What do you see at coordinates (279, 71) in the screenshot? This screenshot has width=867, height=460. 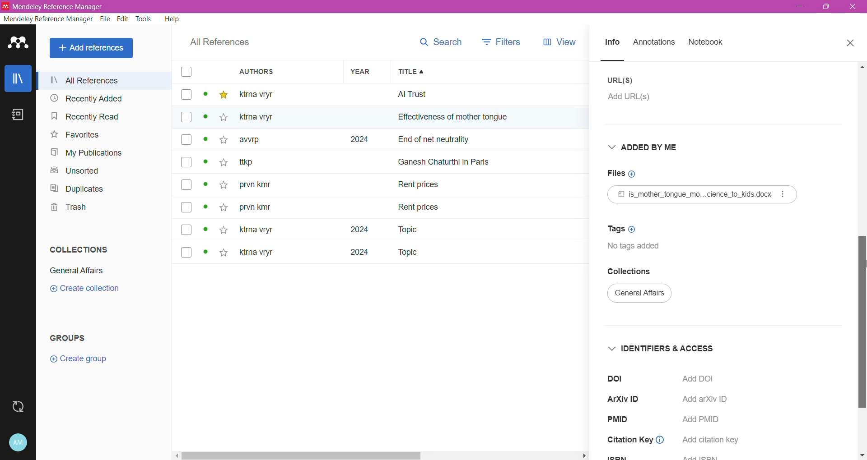 I see `Authors` at bounding box center [279, 71].